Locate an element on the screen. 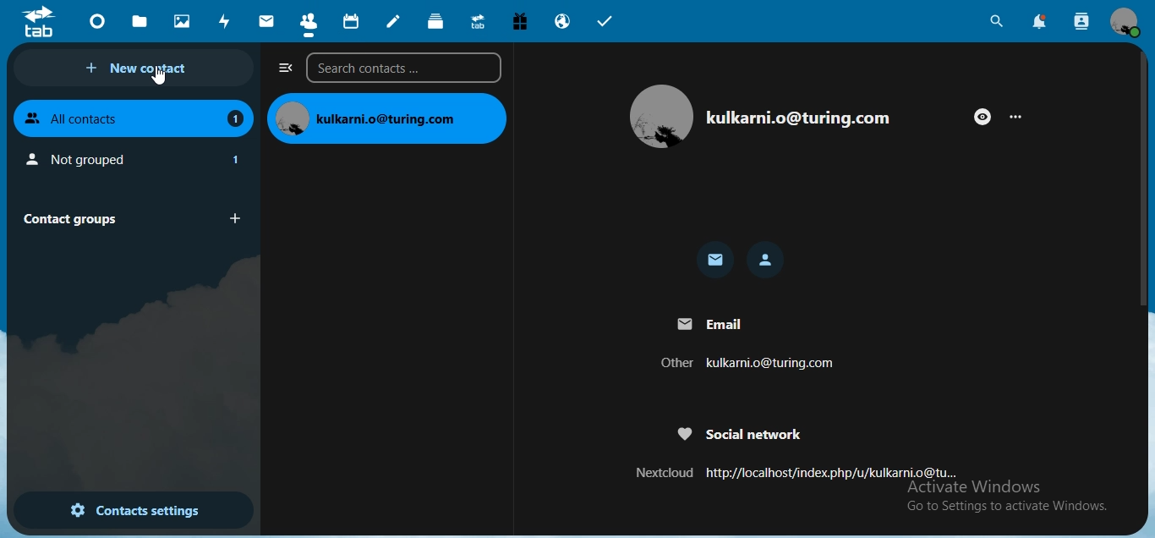 This screenshot has width=1155, height=538. cursor is located at coordinates (158, 79).